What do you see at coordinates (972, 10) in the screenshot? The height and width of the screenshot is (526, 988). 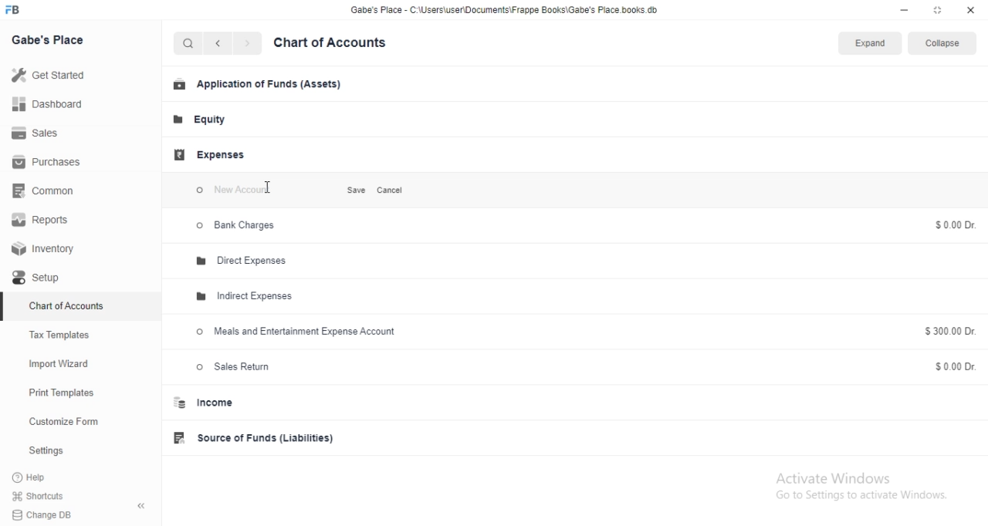 I see `close` at bounding box center [972, 10].